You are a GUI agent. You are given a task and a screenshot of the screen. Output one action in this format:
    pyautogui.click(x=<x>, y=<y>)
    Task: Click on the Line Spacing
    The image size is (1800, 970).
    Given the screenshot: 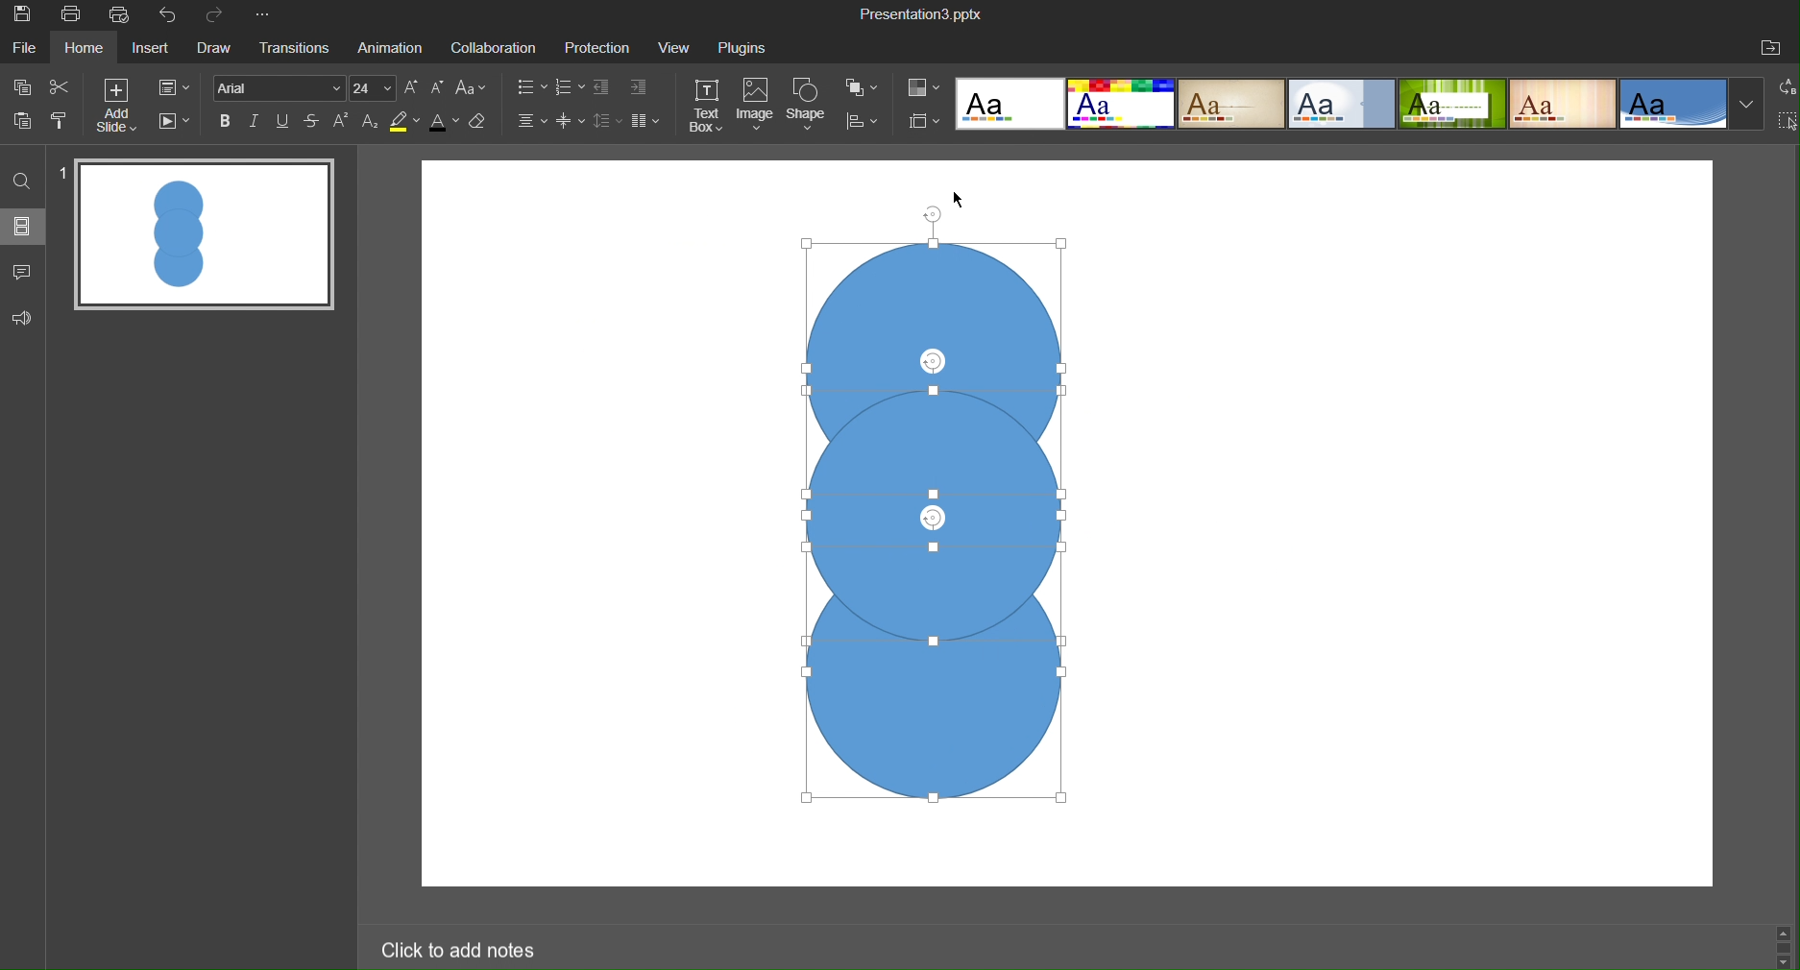 What is the action you would take?
    pyautogui.click(x=606, y=121)
    